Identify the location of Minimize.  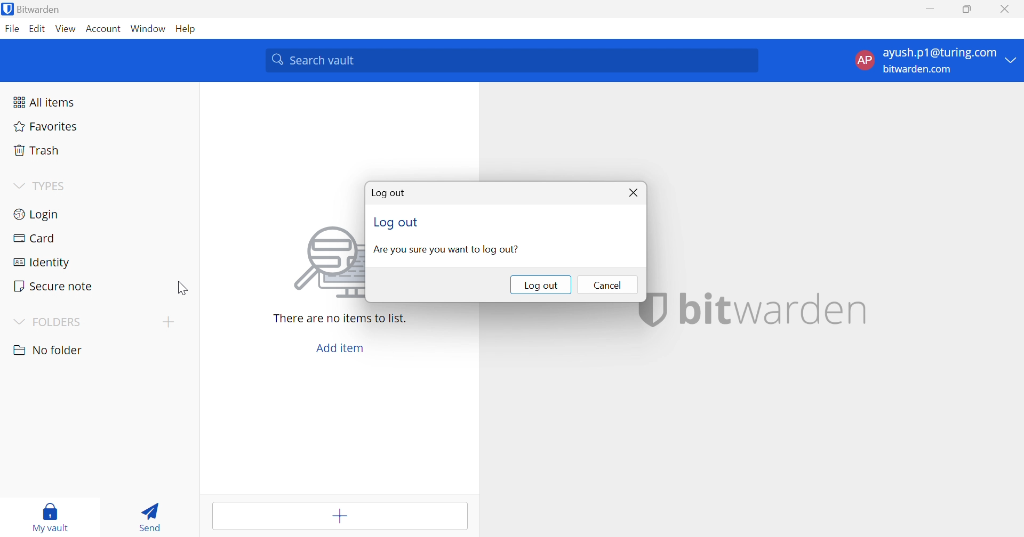
(932, 9).